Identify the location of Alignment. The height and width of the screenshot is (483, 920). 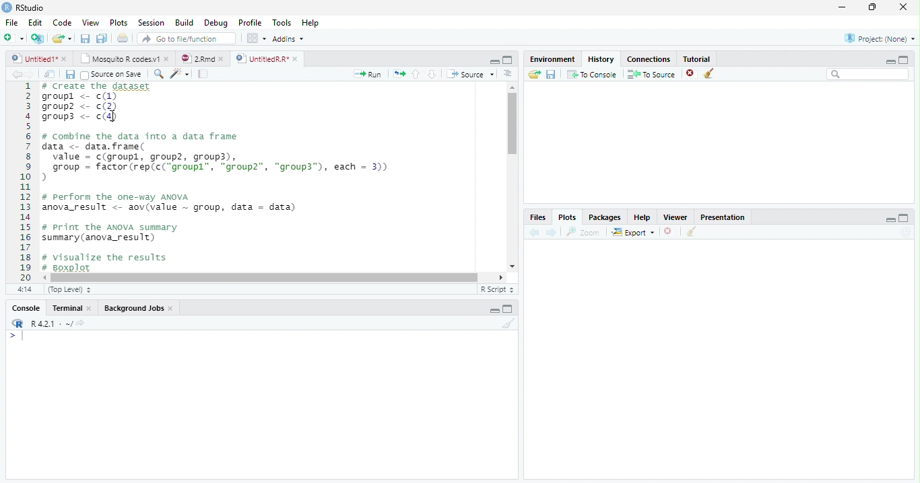
(507, 75).